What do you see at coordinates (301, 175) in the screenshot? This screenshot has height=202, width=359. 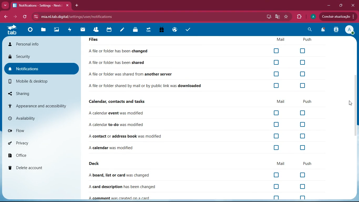 I see `off` at bounding box center [301, 175].